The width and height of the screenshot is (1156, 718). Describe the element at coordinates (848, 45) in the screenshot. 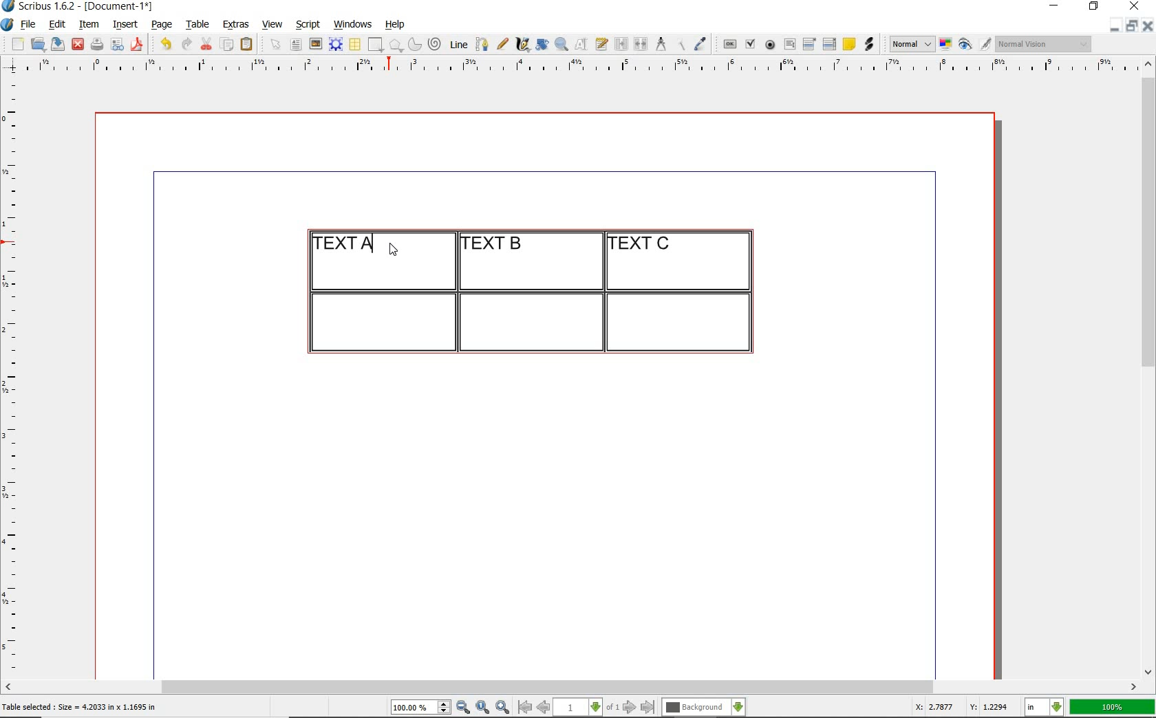

I see `text annotation` at that location.